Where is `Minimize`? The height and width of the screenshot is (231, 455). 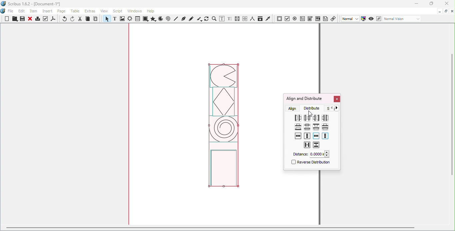 Minimize is located at coordinates (416, 4).